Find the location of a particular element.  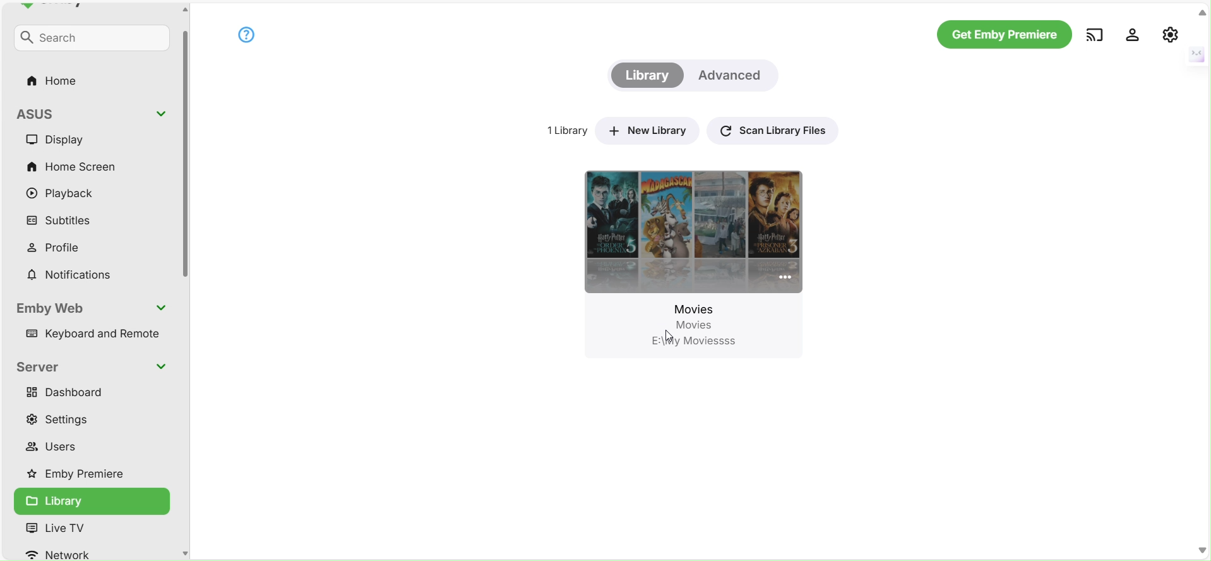

Home Screen is located at coordinates (76, 166).